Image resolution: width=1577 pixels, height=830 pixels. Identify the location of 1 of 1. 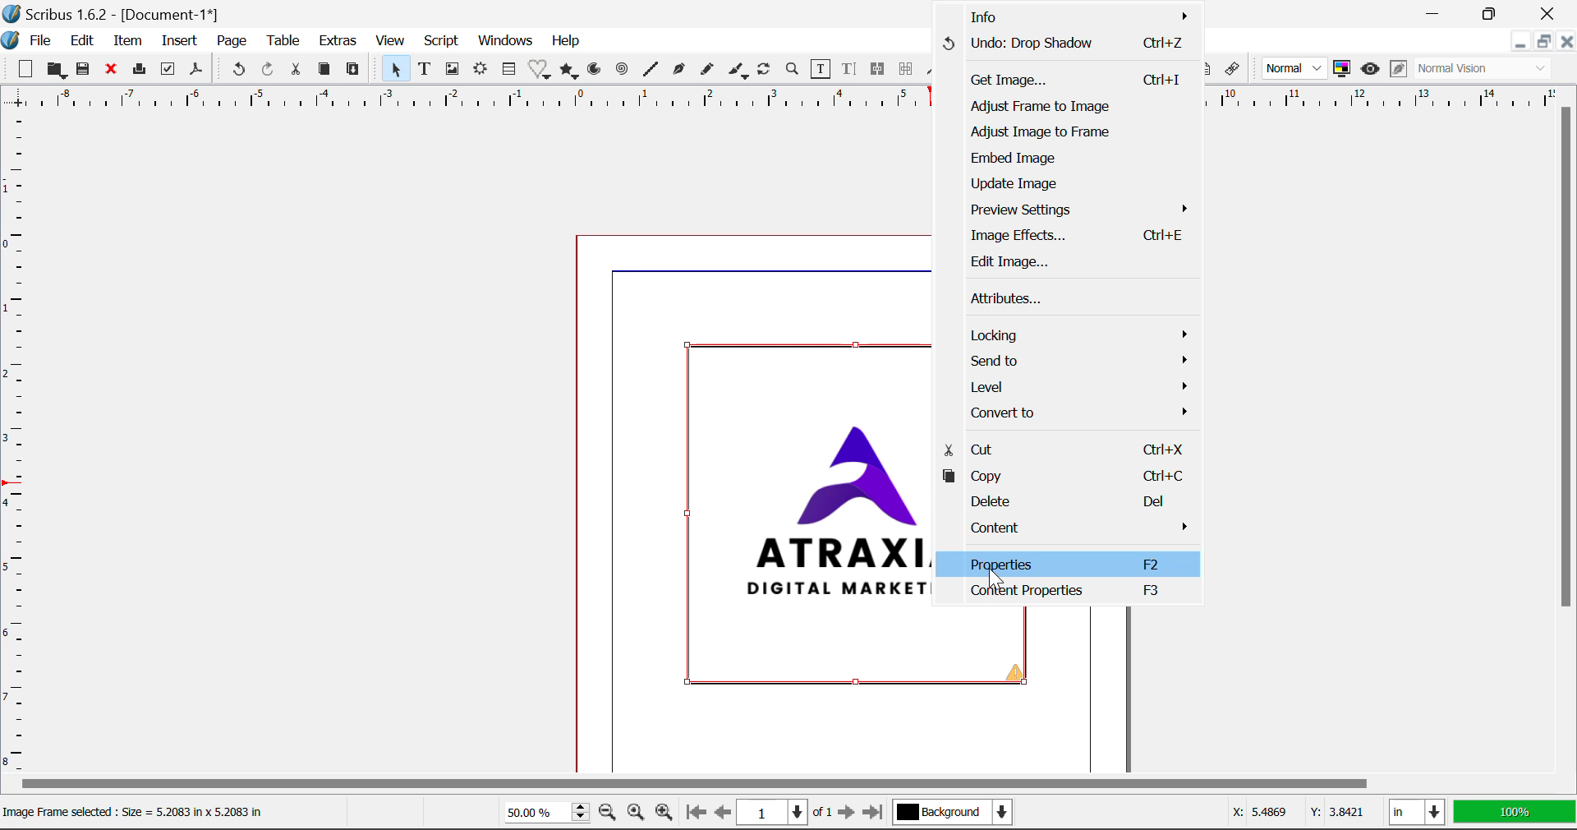
(784, 813).